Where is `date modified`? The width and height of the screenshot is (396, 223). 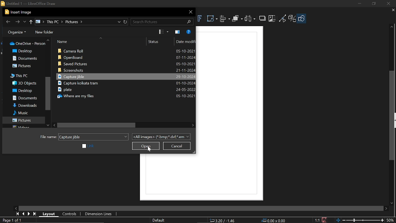
date modified is located at coordinates (185, 42).